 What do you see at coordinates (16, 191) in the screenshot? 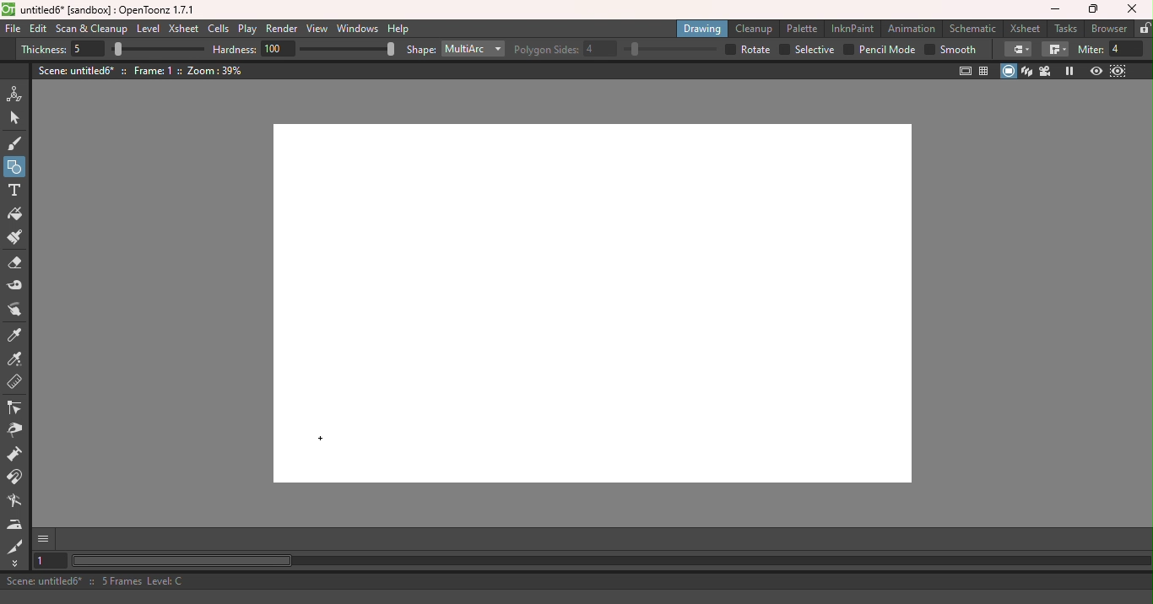
I see `Type tool` at bounding box center [16, 191].